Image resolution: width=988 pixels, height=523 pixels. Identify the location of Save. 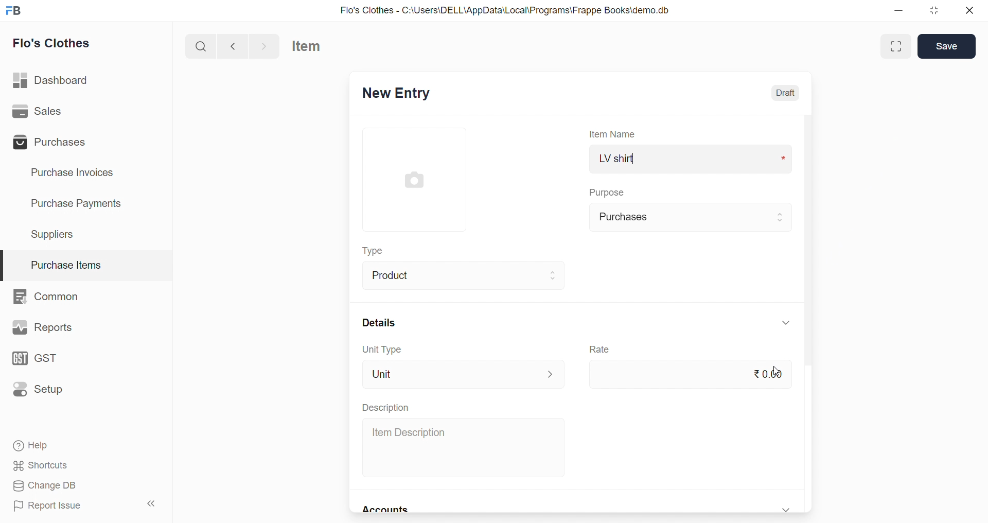
(947, 46).